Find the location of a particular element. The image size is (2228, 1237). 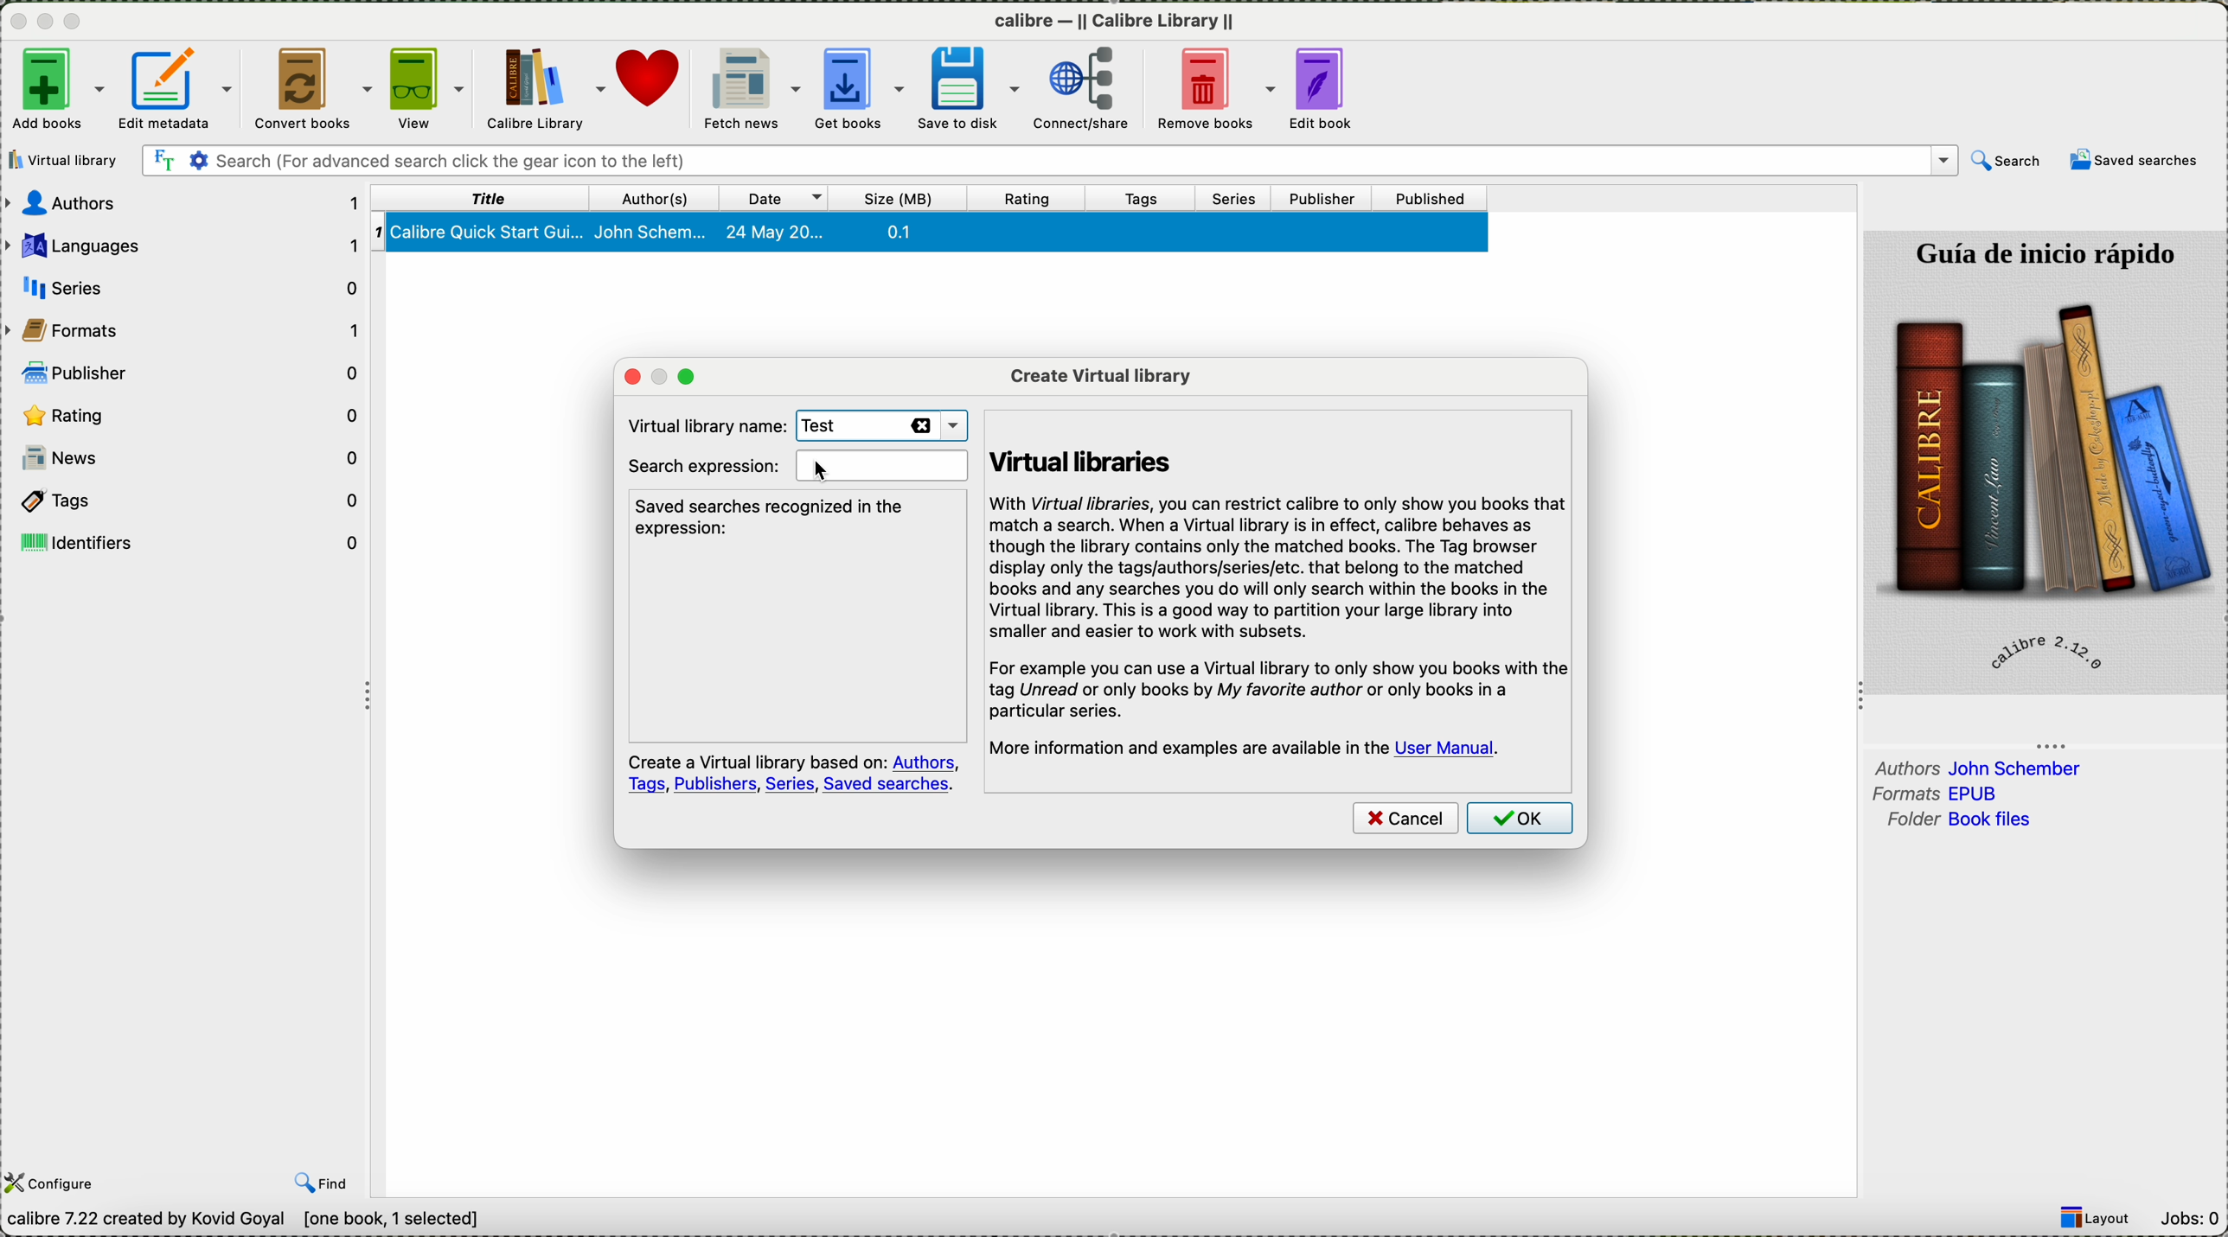

view is located at coordinates (430, 90).